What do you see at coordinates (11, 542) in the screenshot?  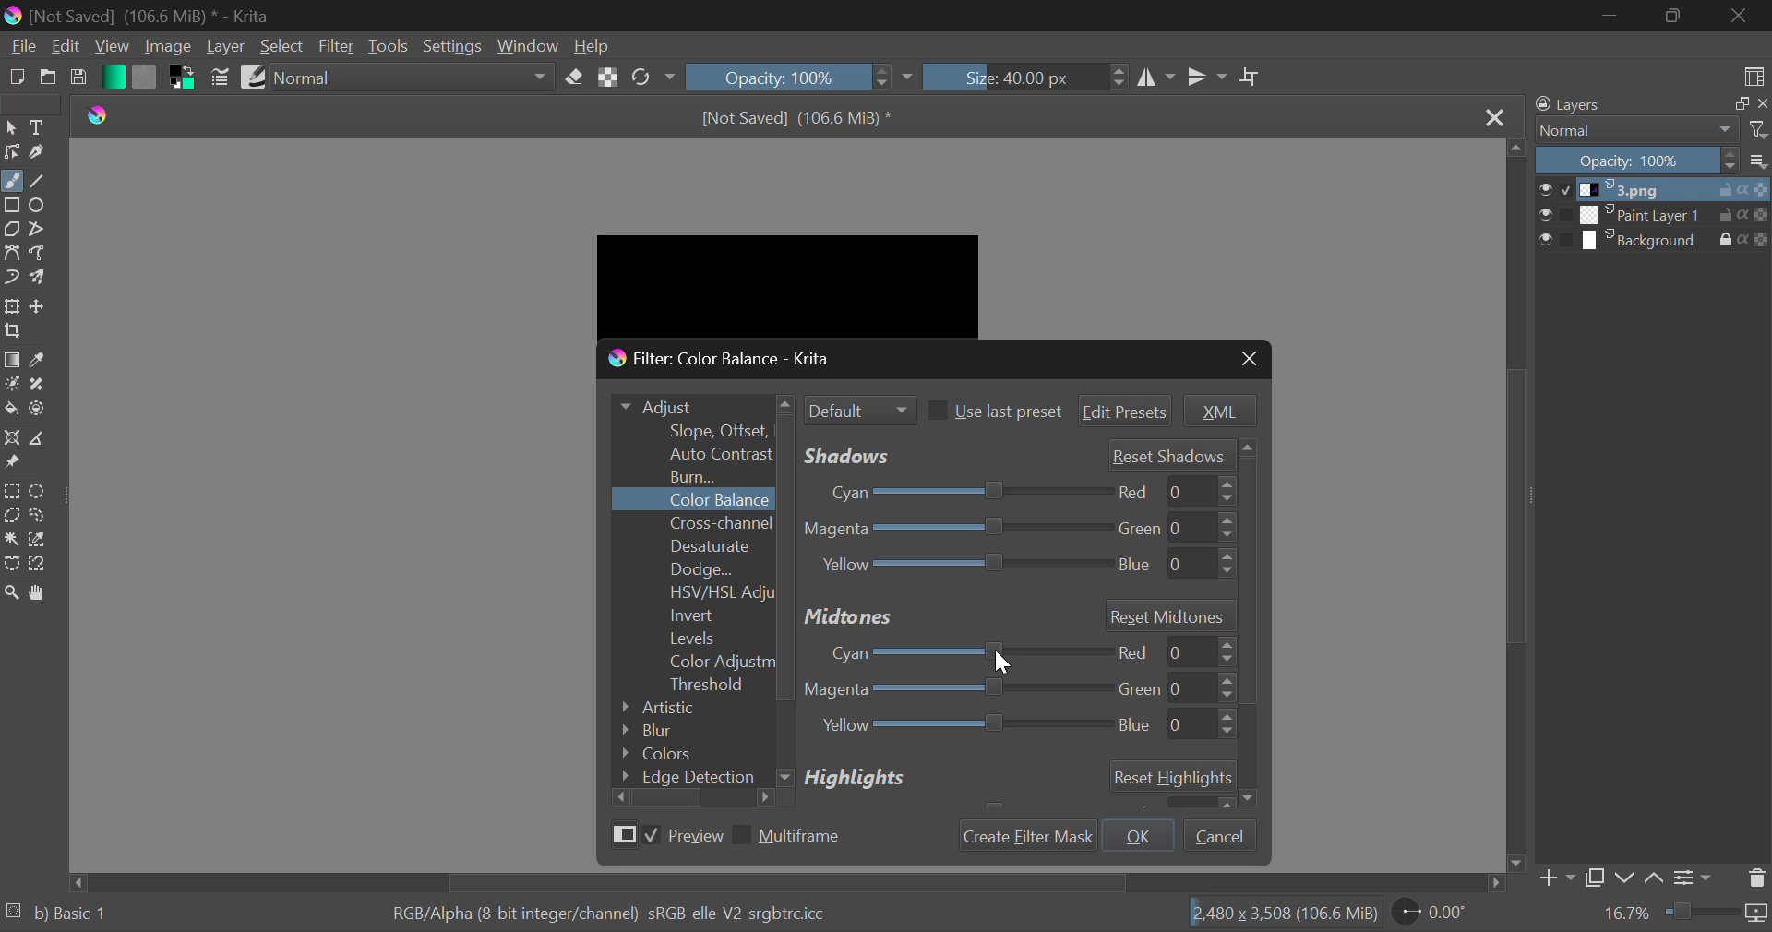 I see `Continuous Selection` at bounding box center [11, 542].